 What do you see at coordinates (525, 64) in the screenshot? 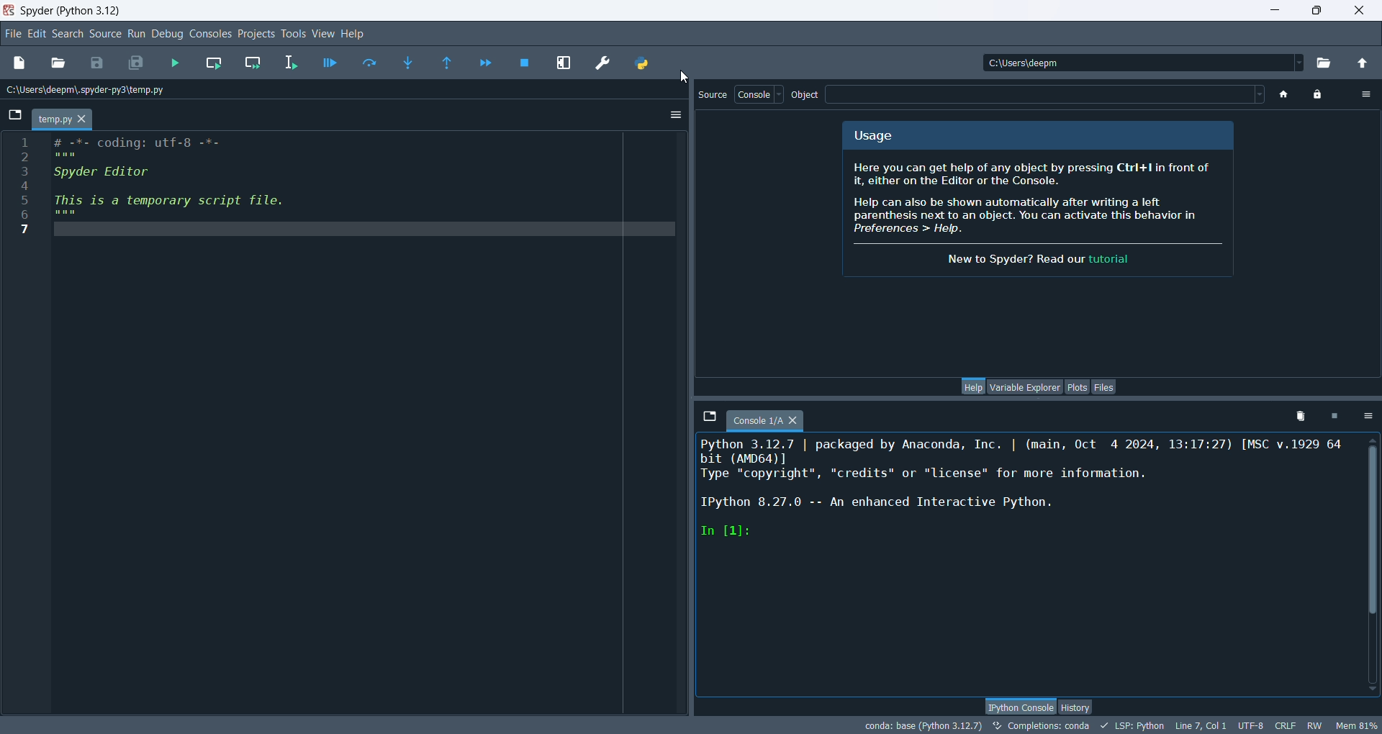
I see `stop debugging` at bounding box center [525, 64].